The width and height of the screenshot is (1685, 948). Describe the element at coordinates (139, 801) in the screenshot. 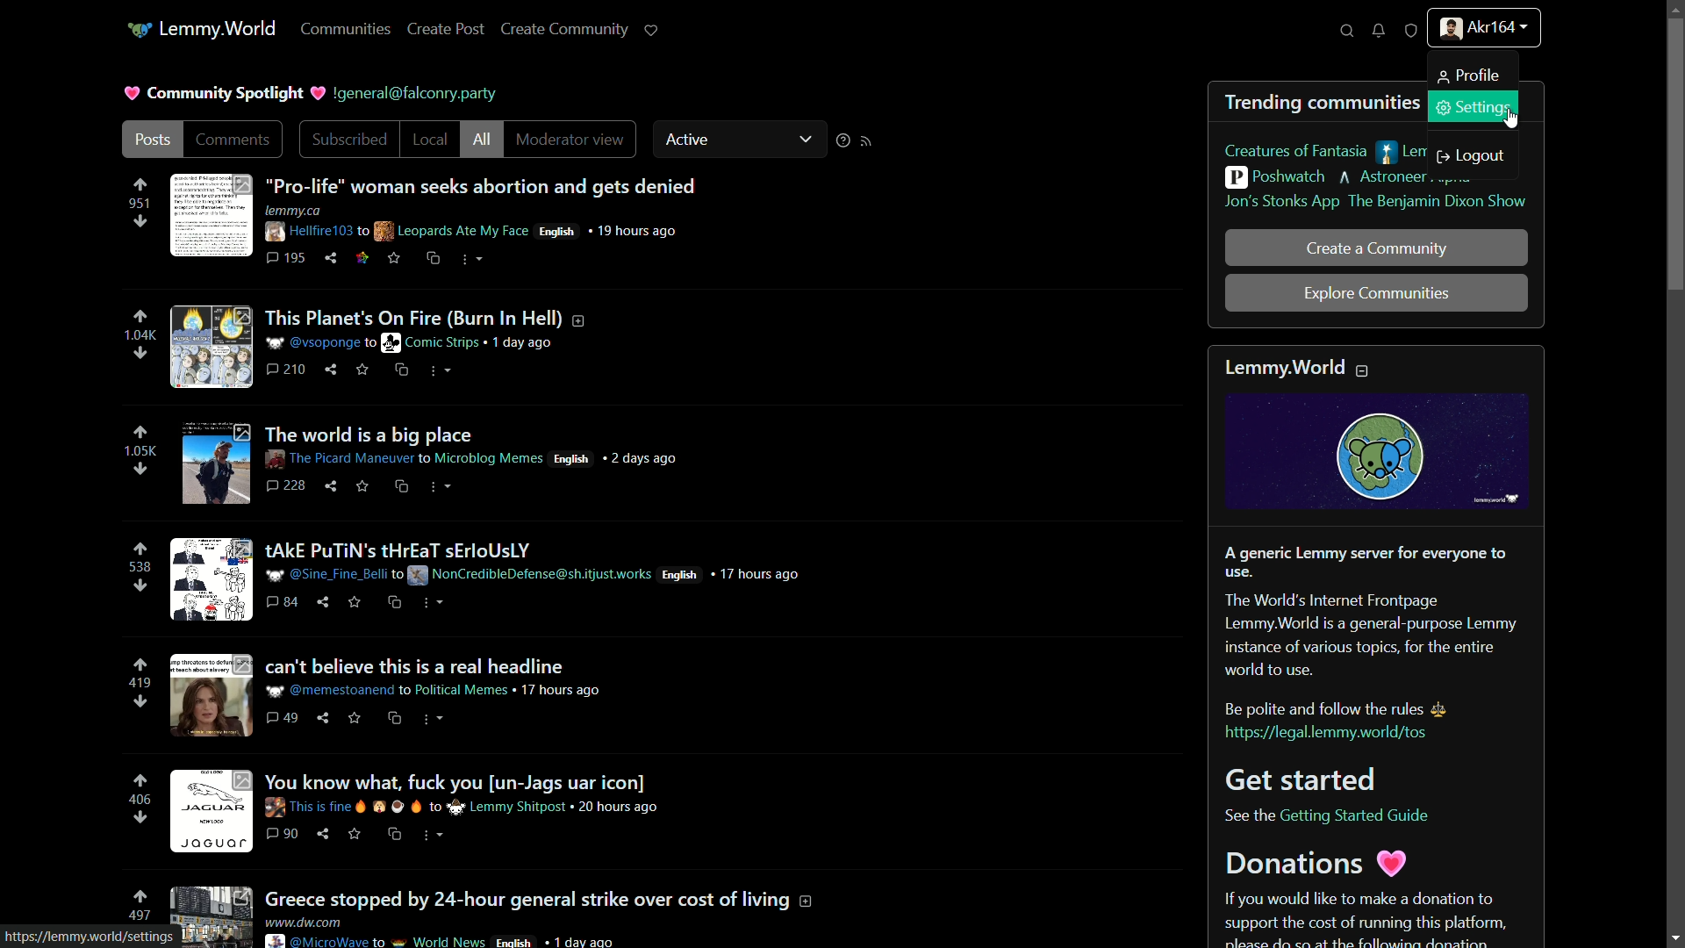

I see `number of votes` at that location.